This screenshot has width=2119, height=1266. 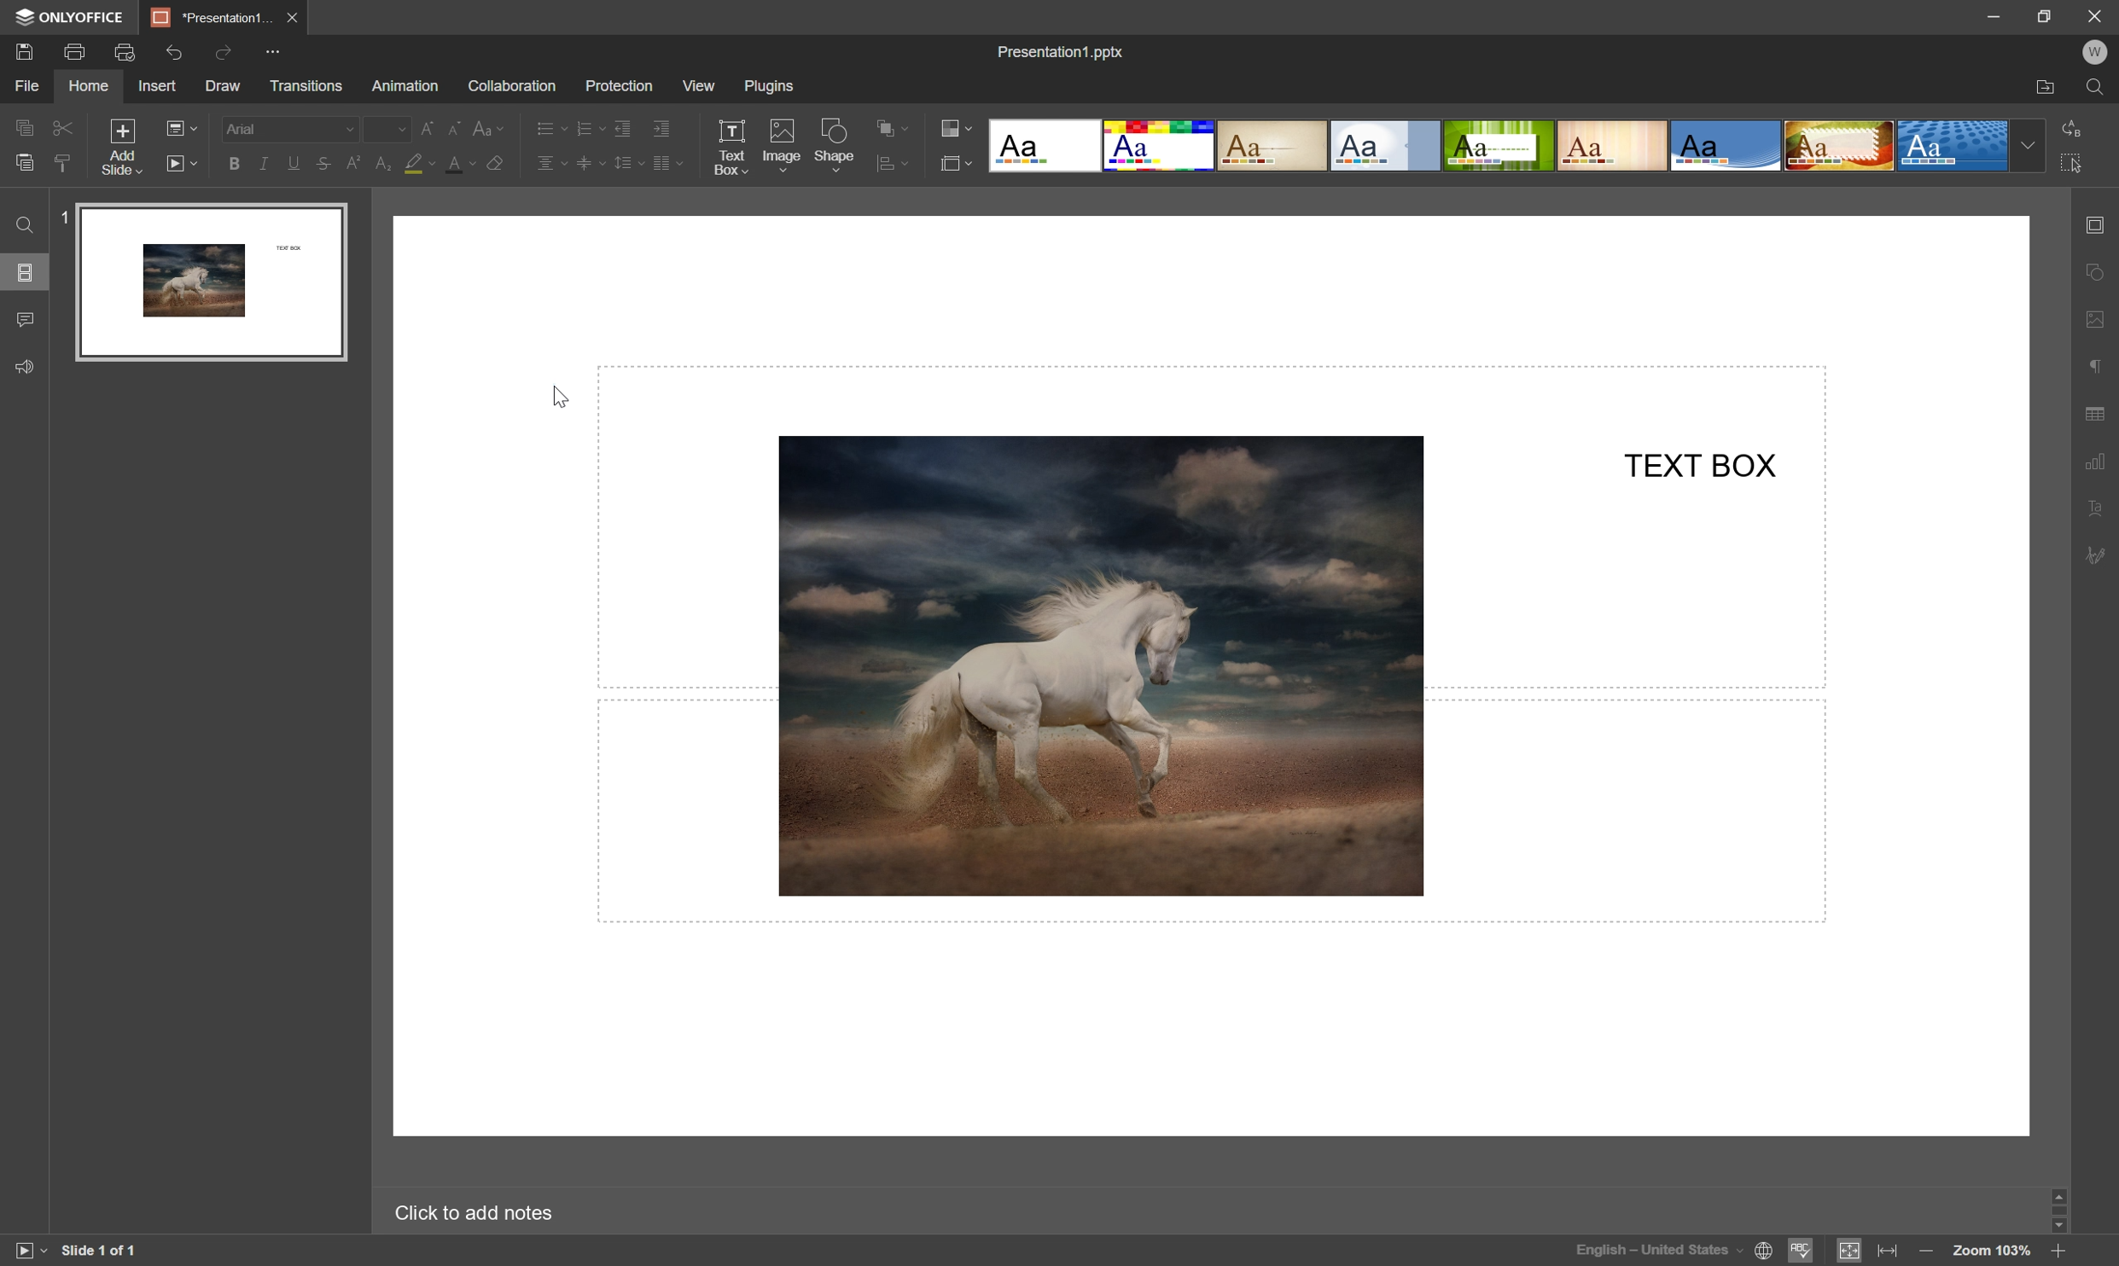 What do you see at coordinates (731, 148) in the screenshot?
I see `text box` at bounding box center [731, 148].